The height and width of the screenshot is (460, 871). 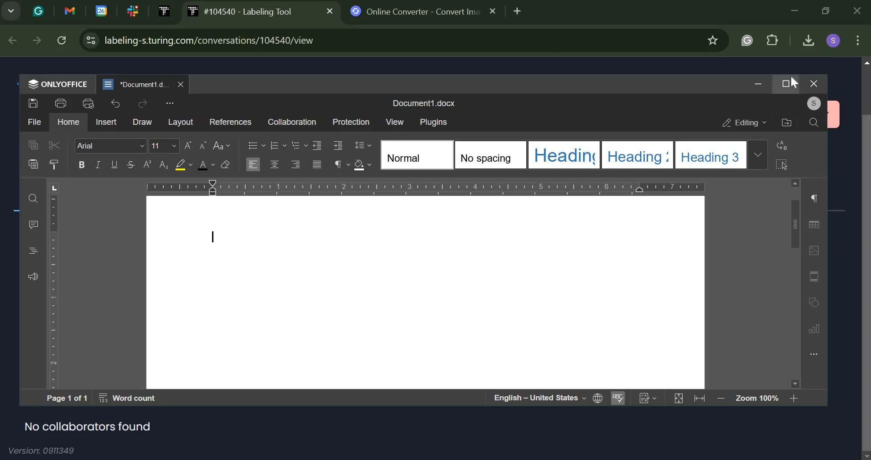 I want to click on ONLYOFFICE, so click(x=65, y=83).